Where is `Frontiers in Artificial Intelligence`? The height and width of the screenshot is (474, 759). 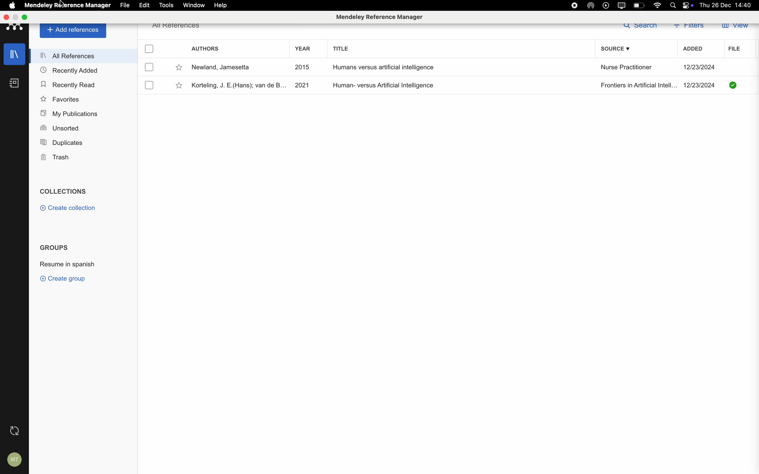 Frontiers in Artificial Intelligence is located at coordinates (638, 86).